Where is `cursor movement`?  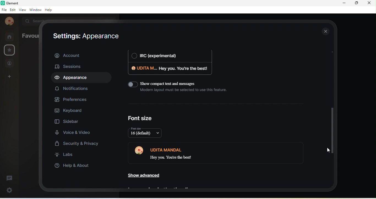 cursor movement is located at coordinates (327, 151).